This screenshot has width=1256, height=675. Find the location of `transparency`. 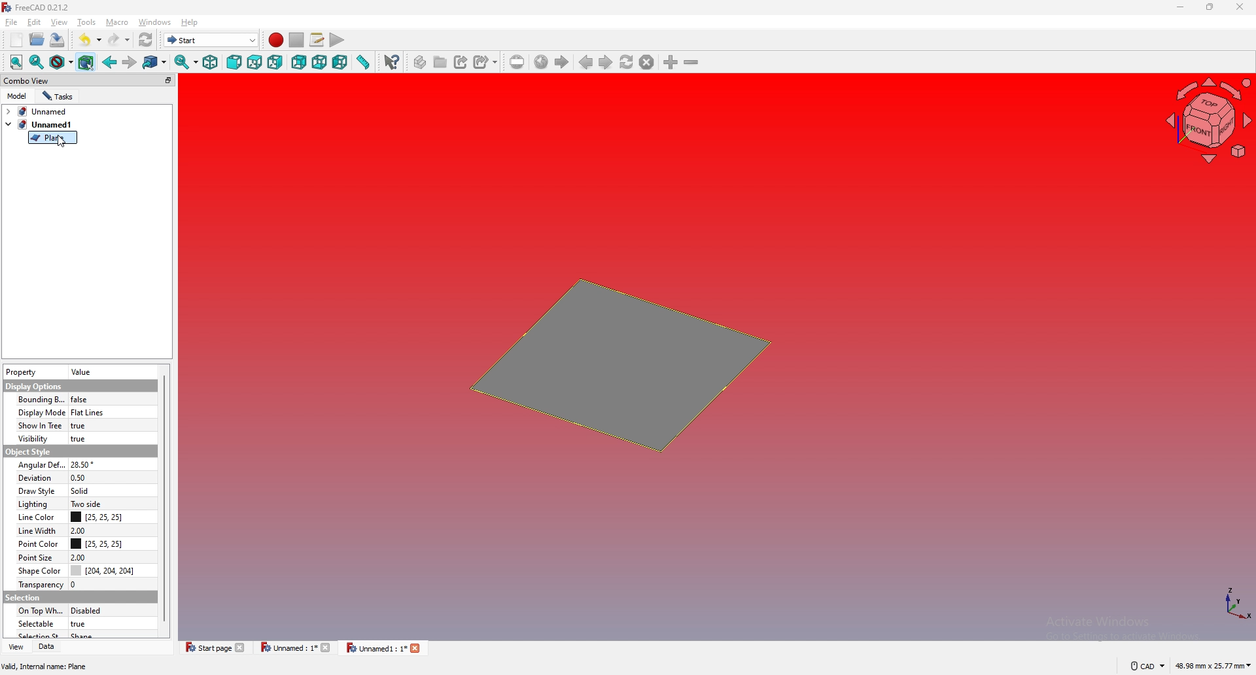

transparency is located at coordinates (39, 585).